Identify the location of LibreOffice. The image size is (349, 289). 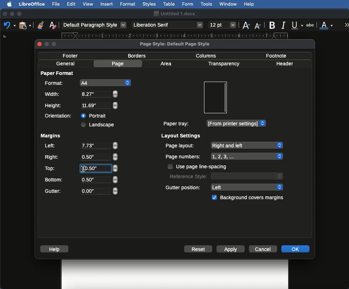
(32, 4).